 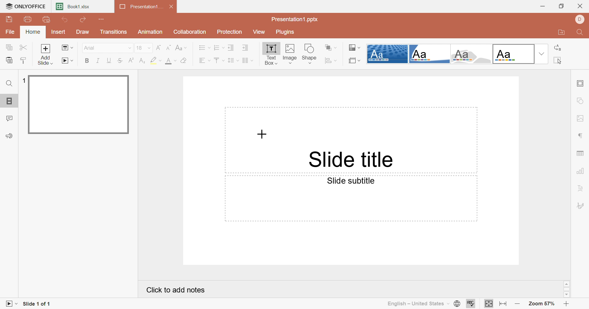 I want to click on Change case, so click(x=181, y=48).